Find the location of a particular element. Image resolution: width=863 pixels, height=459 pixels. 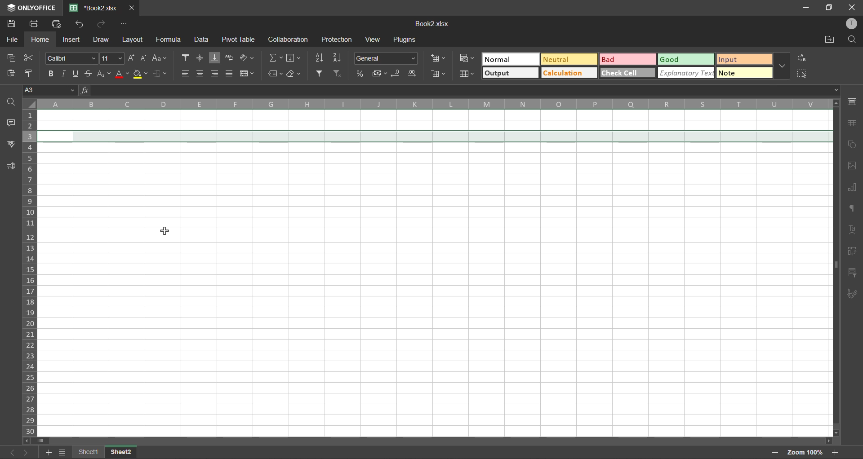

decrease decimal is located at coordinates (396, 73).